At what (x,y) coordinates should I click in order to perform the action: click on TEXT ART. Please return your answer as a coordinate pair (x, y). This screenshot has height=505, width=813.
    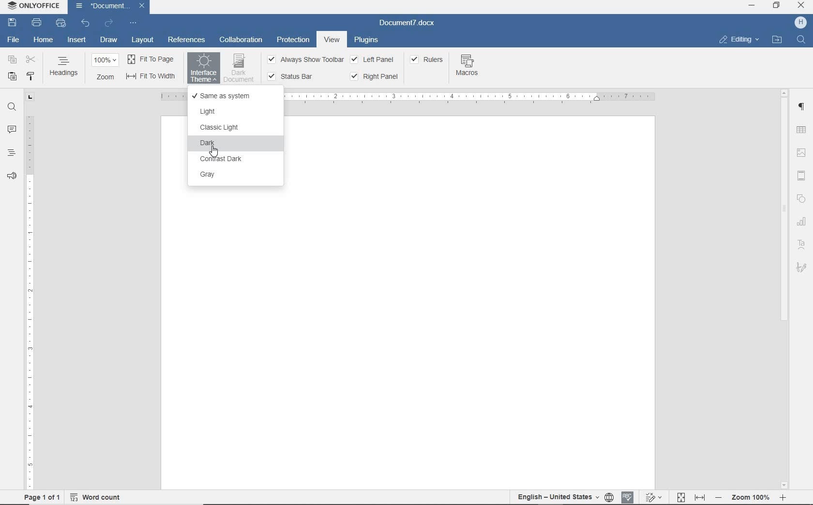
    Looking at the image, I should click on (802, 245).